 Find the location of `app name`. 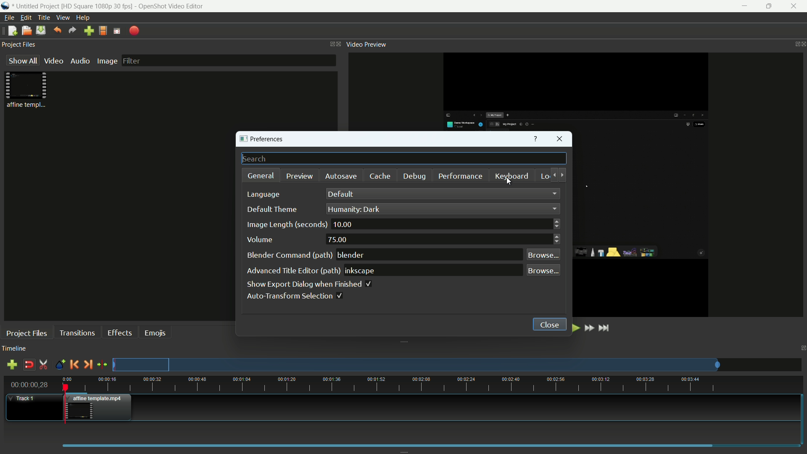

app name is located at coordinates (171, 6).